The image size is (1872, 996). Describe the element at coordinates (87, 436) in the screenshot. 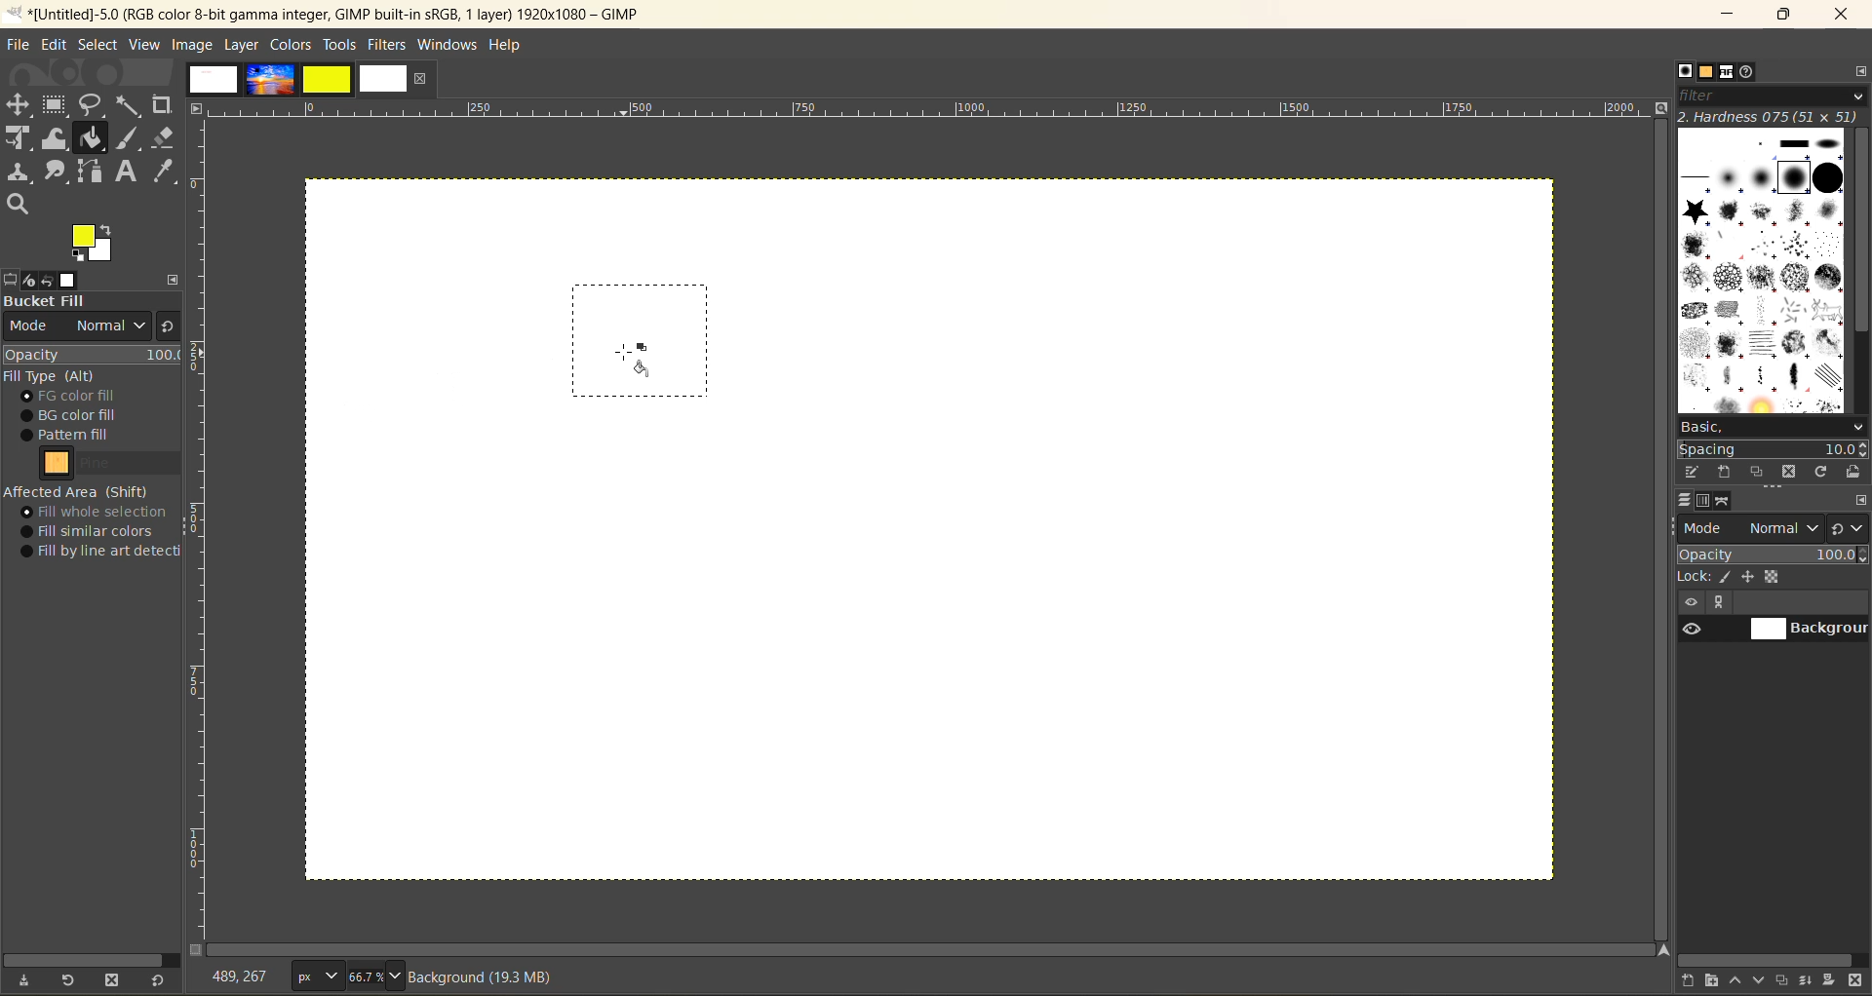

I see `pattern fill` at that location.